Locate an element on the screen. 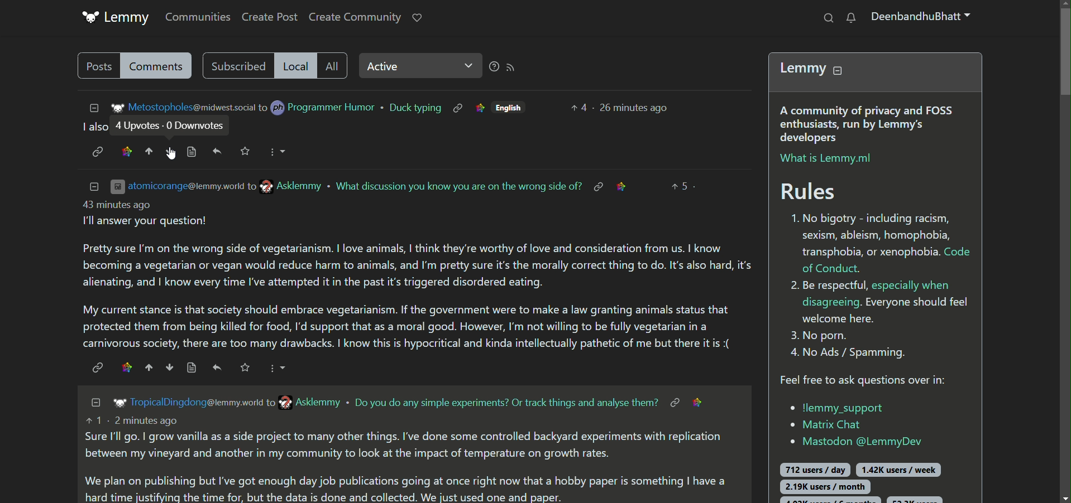 The image size is (1071, 503). email id is located at coordinates (183, 108).